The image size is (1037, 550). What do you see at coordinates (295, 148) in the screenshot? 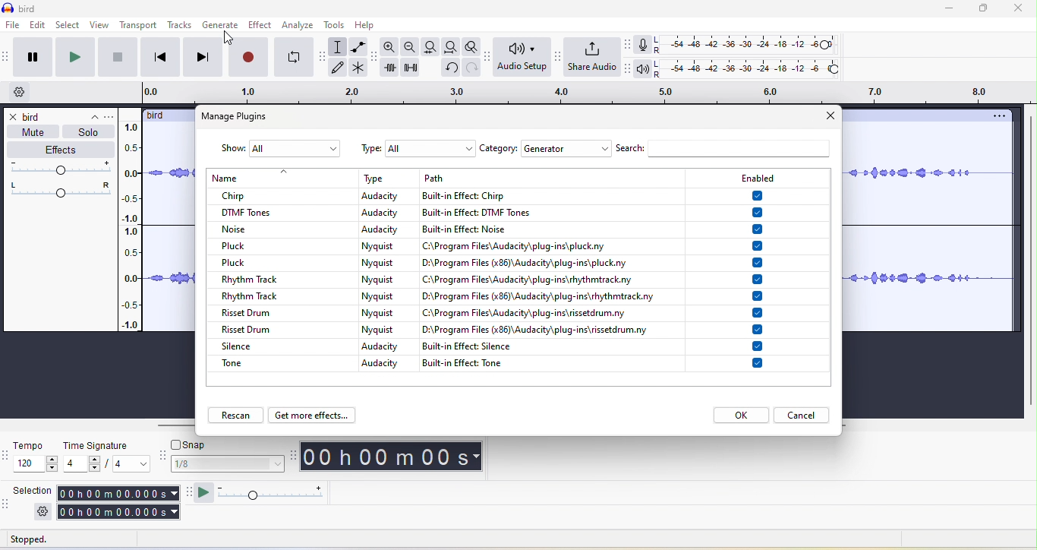
I see `all` at bounding box center [295, 148].